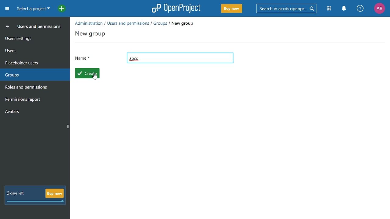 This screenshot has width=390, height=219. What do you see at coordinates (36, 202) in the screenshot?
I see `Days left in scale` at bounding box center [36, 202].